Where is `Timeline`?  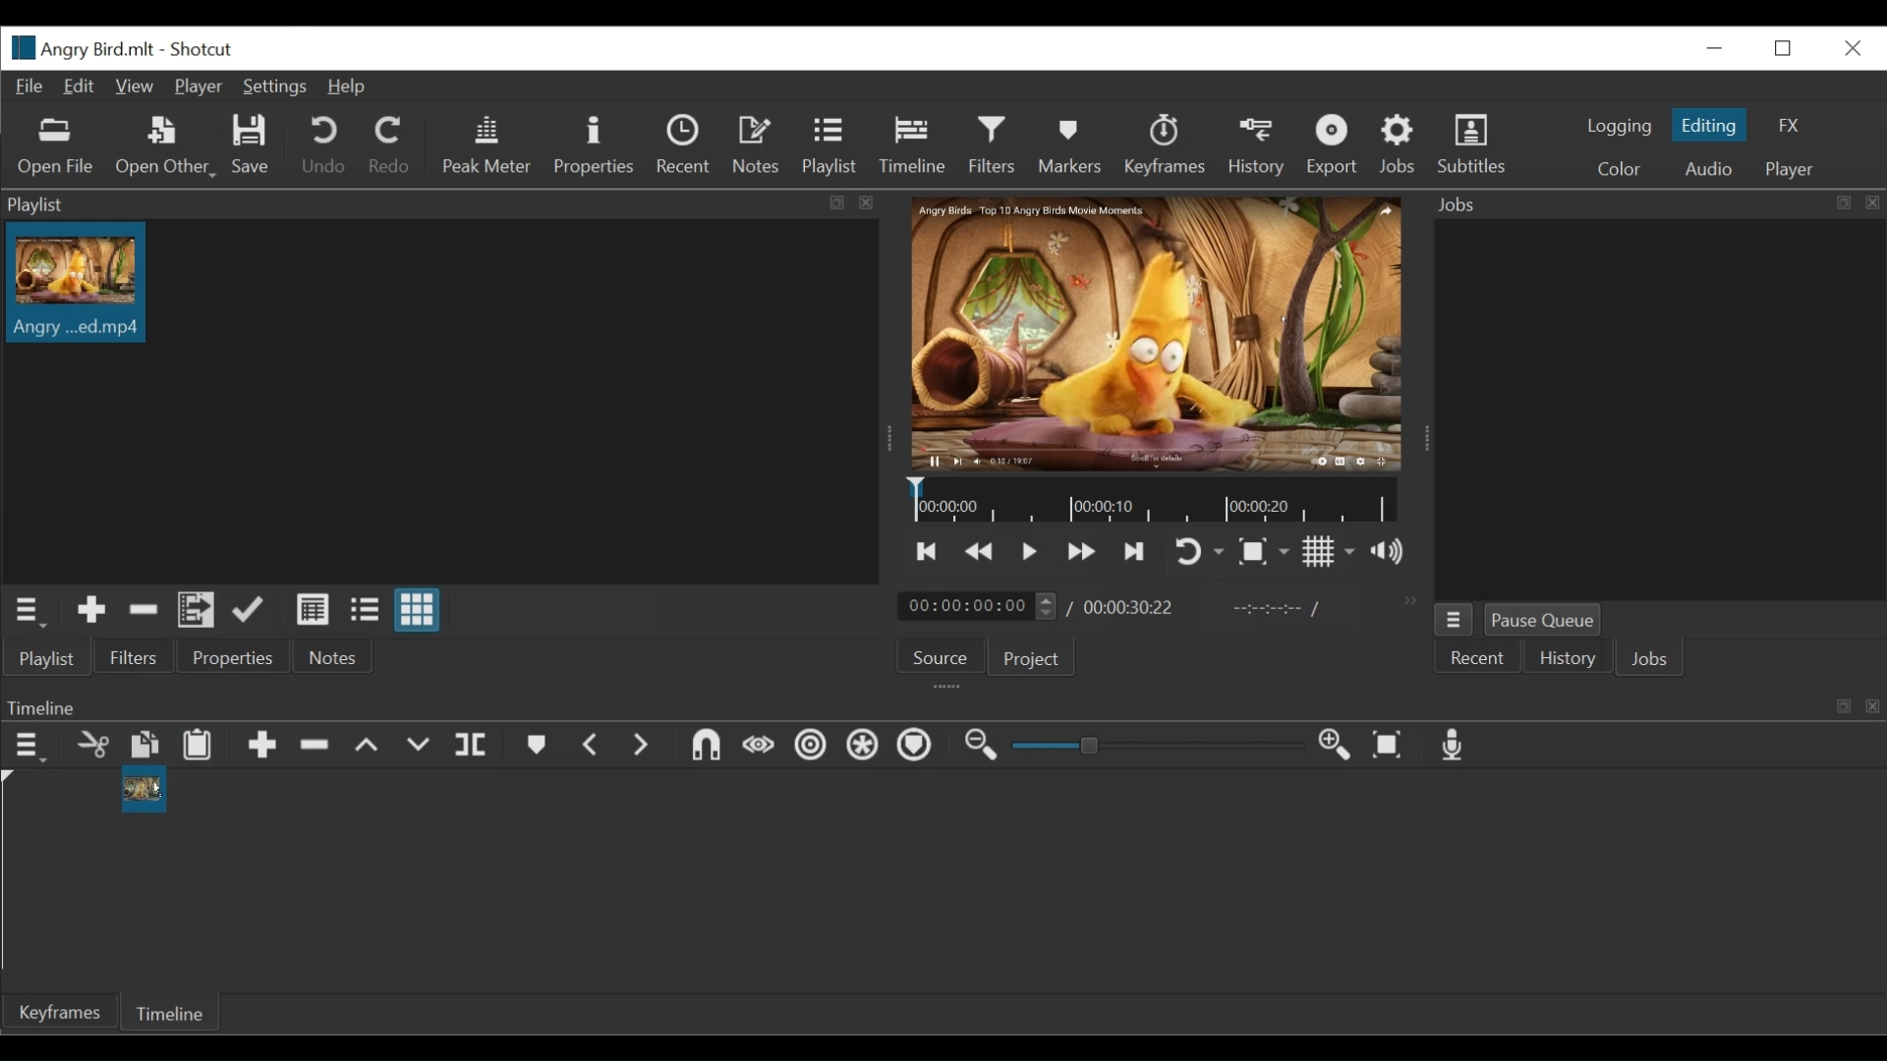
Timeline is located at coordinates (1154, 501).